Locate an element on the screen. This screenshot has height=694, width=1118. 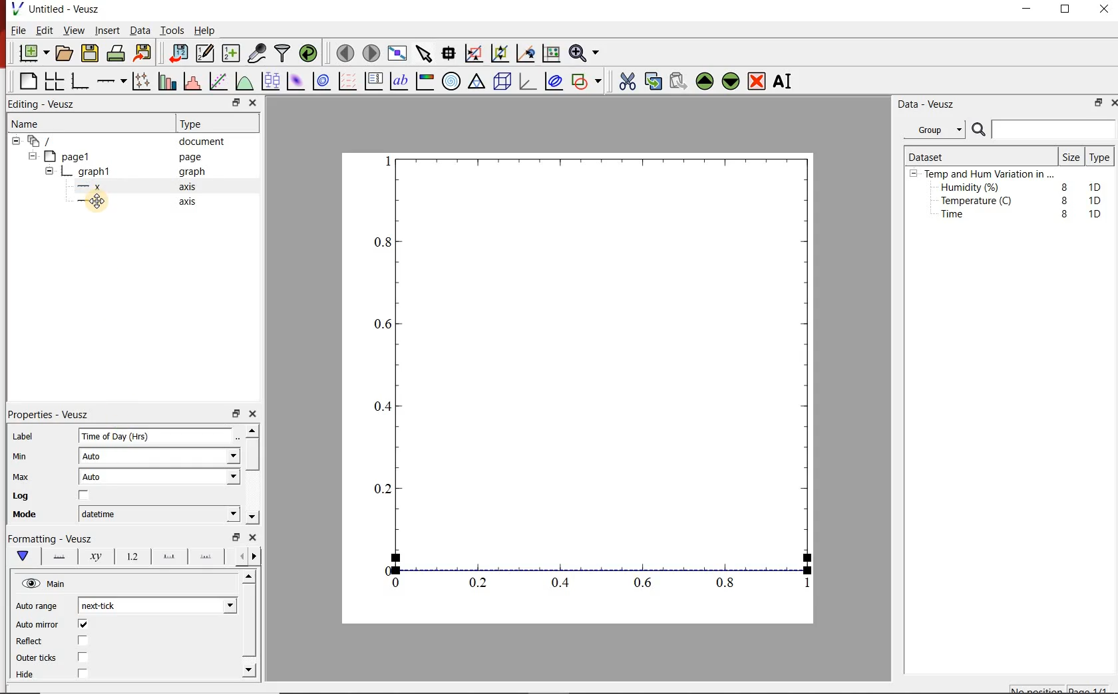
image color bar is located at coordinates (427, 81).